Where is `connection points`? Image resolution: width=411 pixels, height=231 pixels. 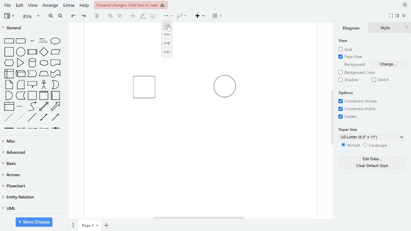 connection points is located at coordinates (357, 109).